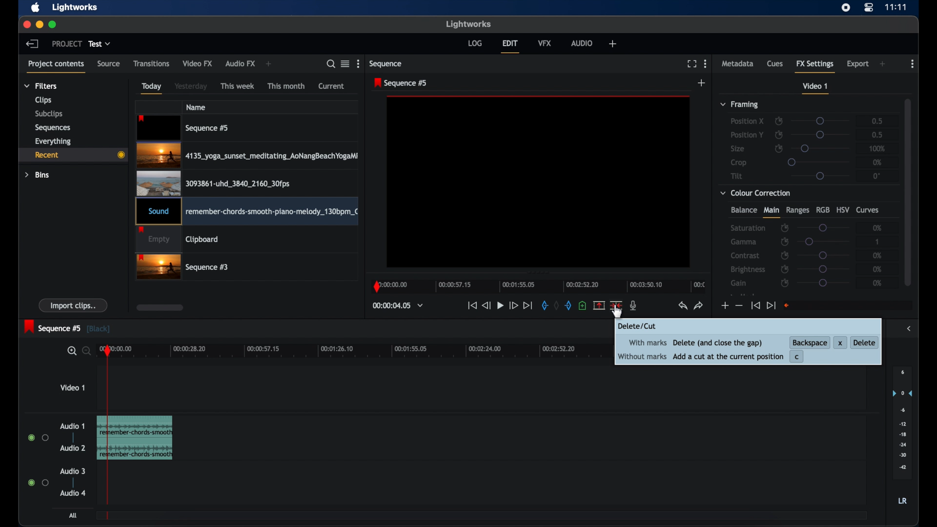 This screenshot has height=527, width=937. Describe the element at coordinates (747, 134) in the screenshot. I see `position y` at that location.